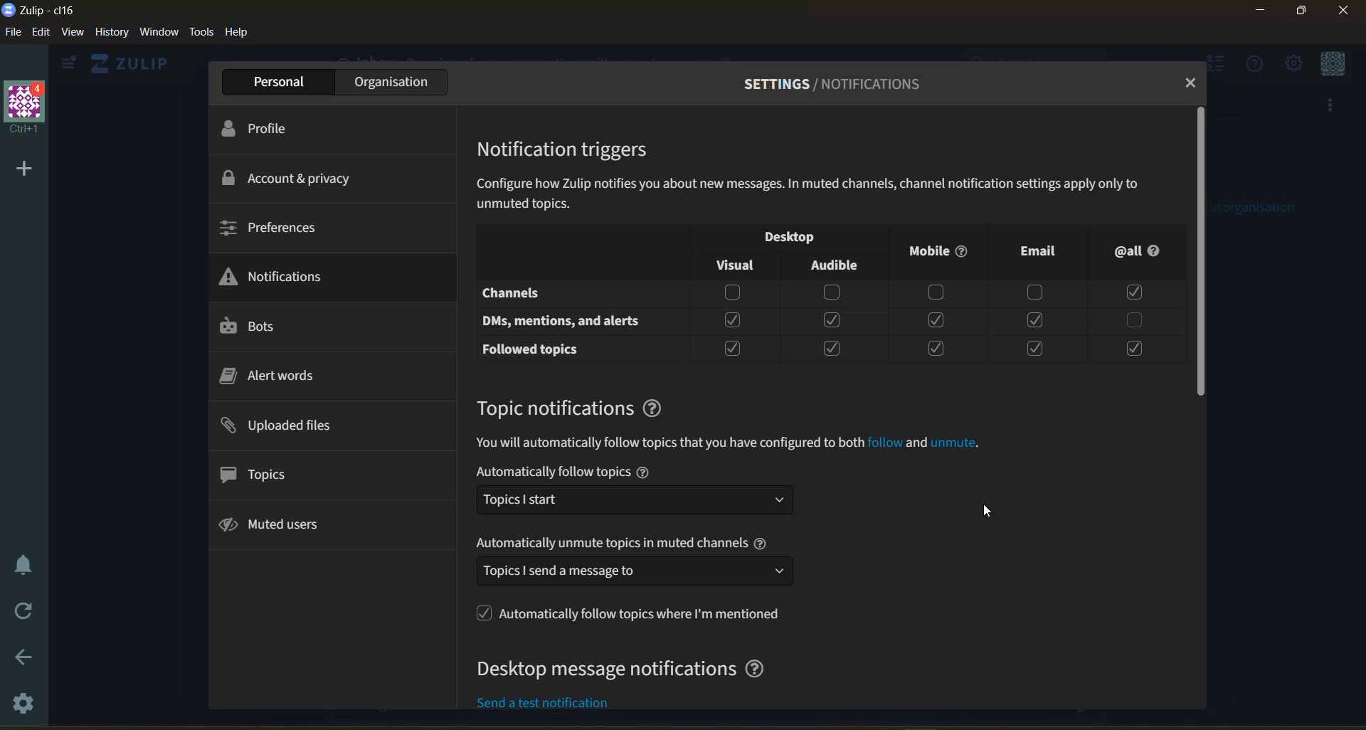 The height and width of the screenshot is (730, 1366). What do you see at coordinates (1143, 253) in the screenshot?
I see `@all` at bounding box center [1143, 253].